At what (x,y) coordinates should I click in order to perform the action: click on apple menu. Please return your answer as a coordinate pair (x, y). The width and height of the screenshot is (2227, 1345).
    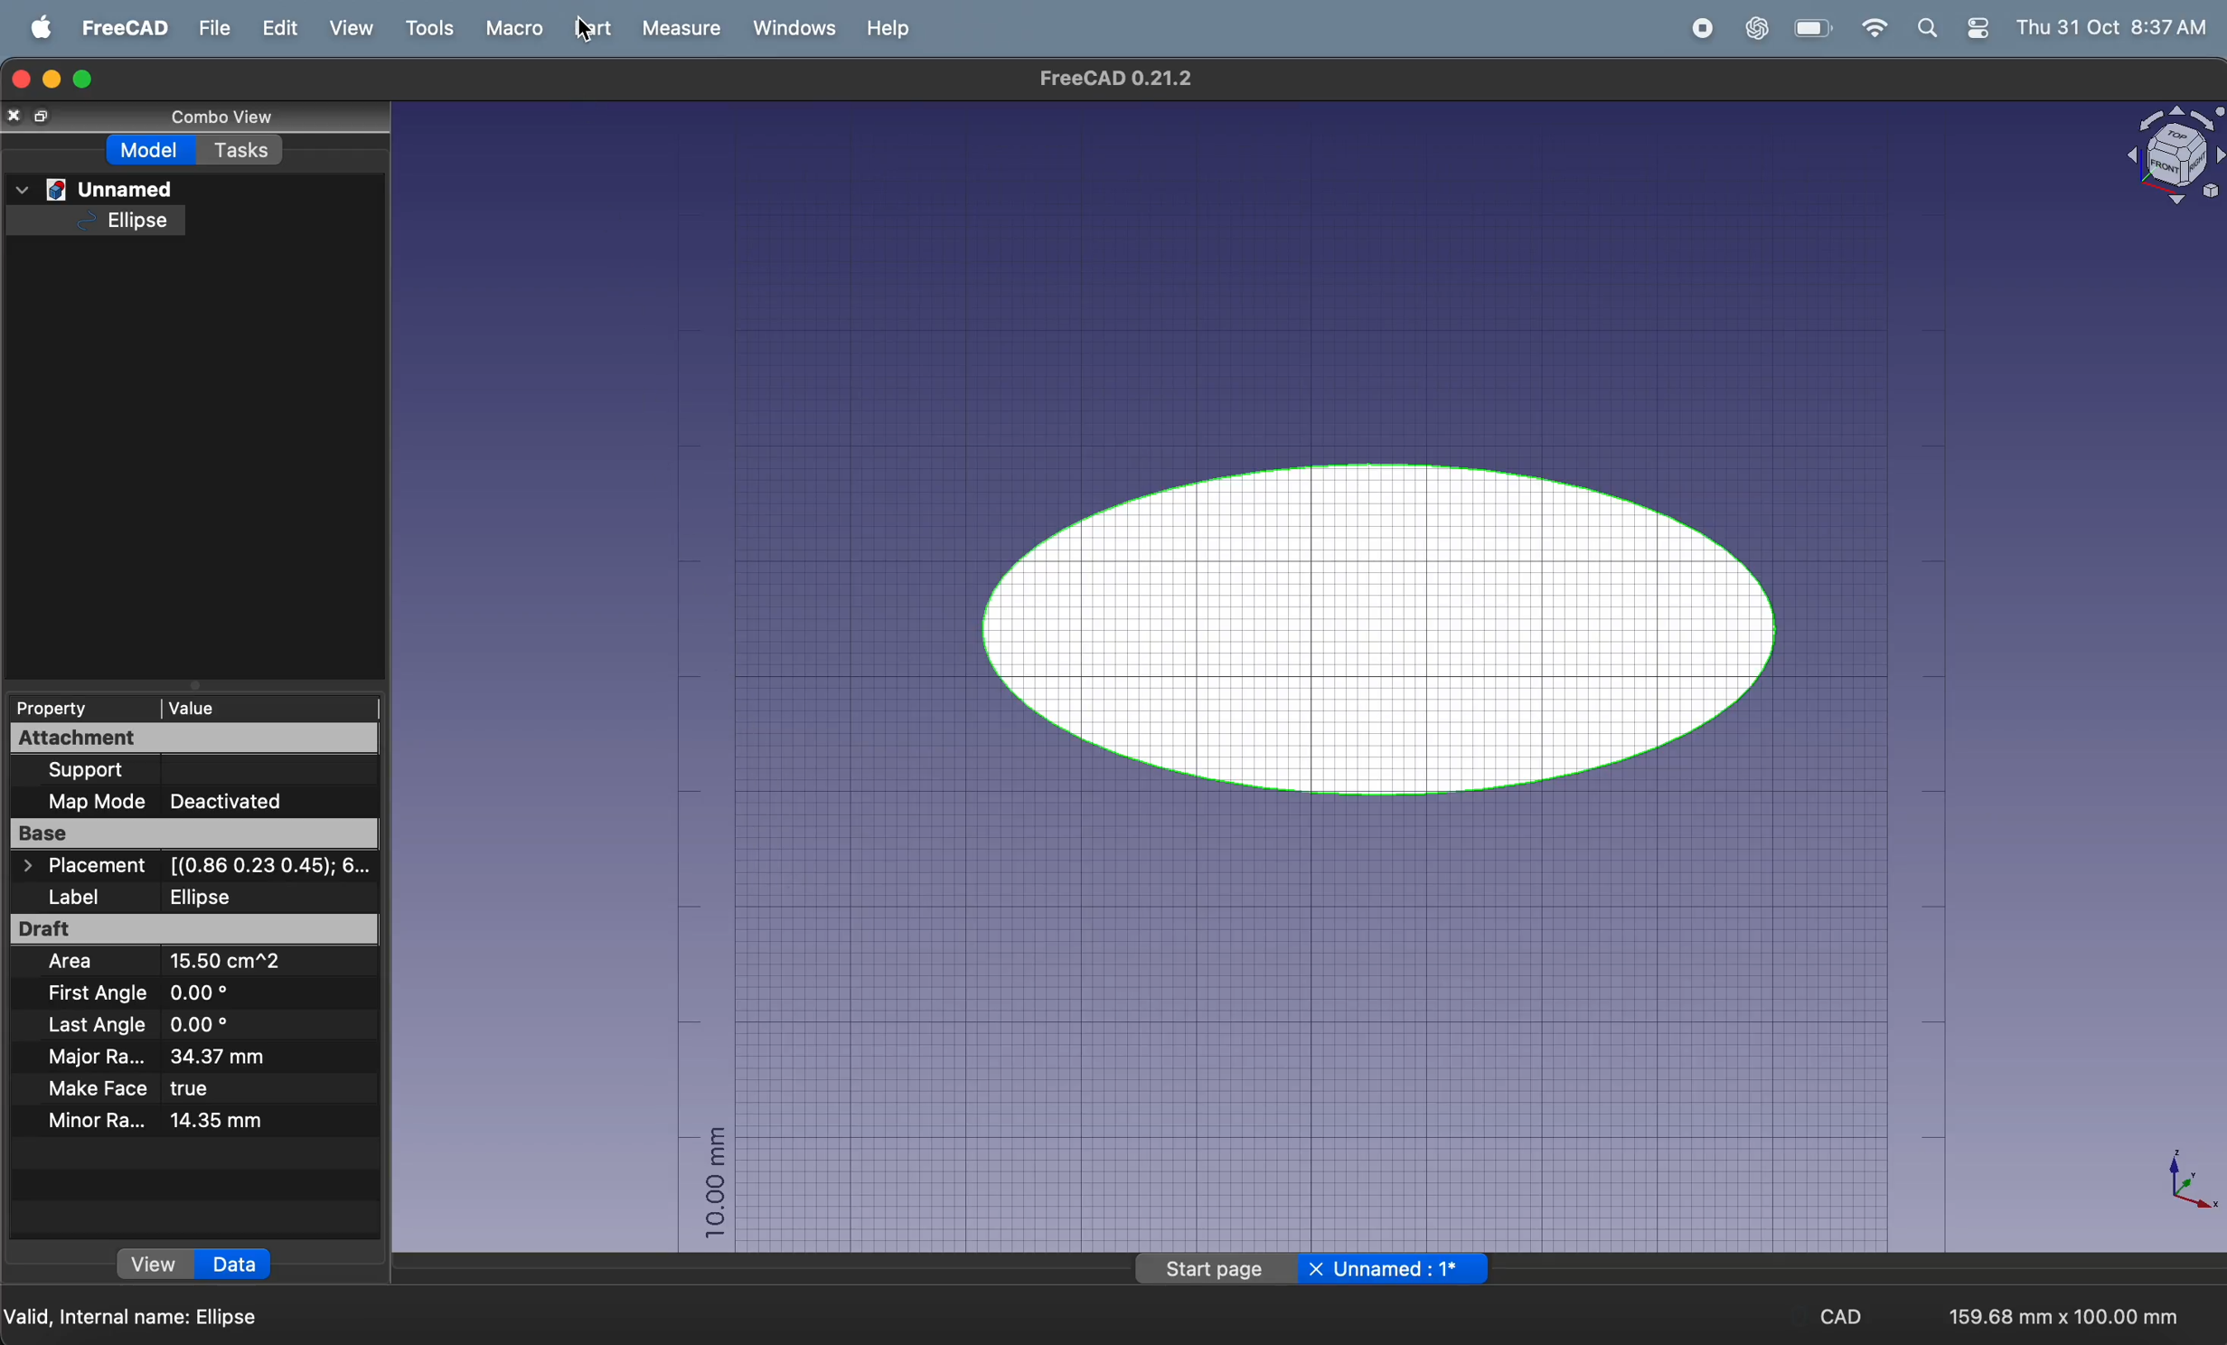
    Looking at the image, I should click on (33, 29).